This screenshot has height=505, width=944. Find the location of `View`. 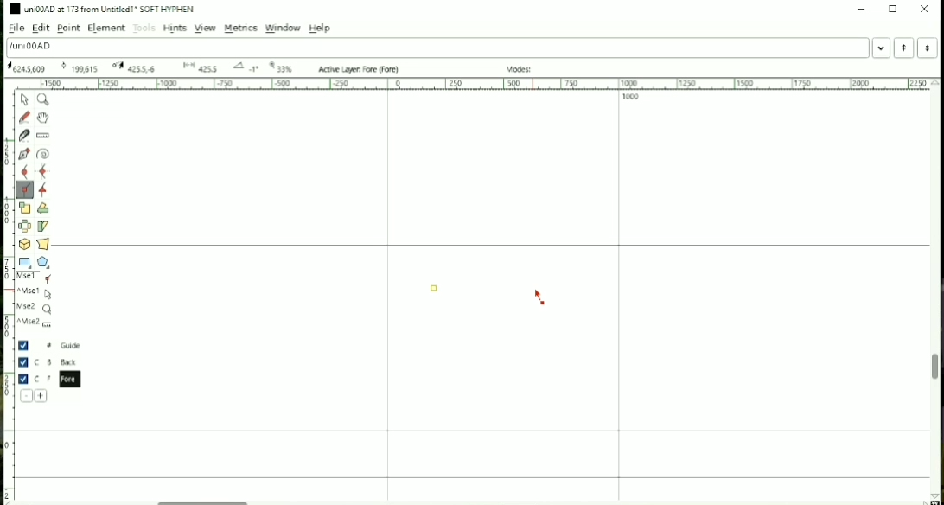

View is located at coordinates (204, 28).